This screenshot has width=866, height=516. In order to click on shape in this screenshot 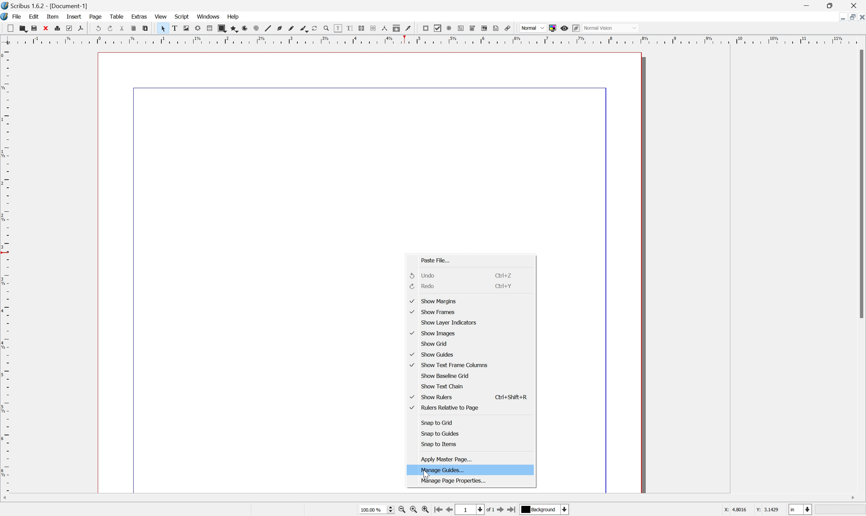, I will do `click(222, 29)`.